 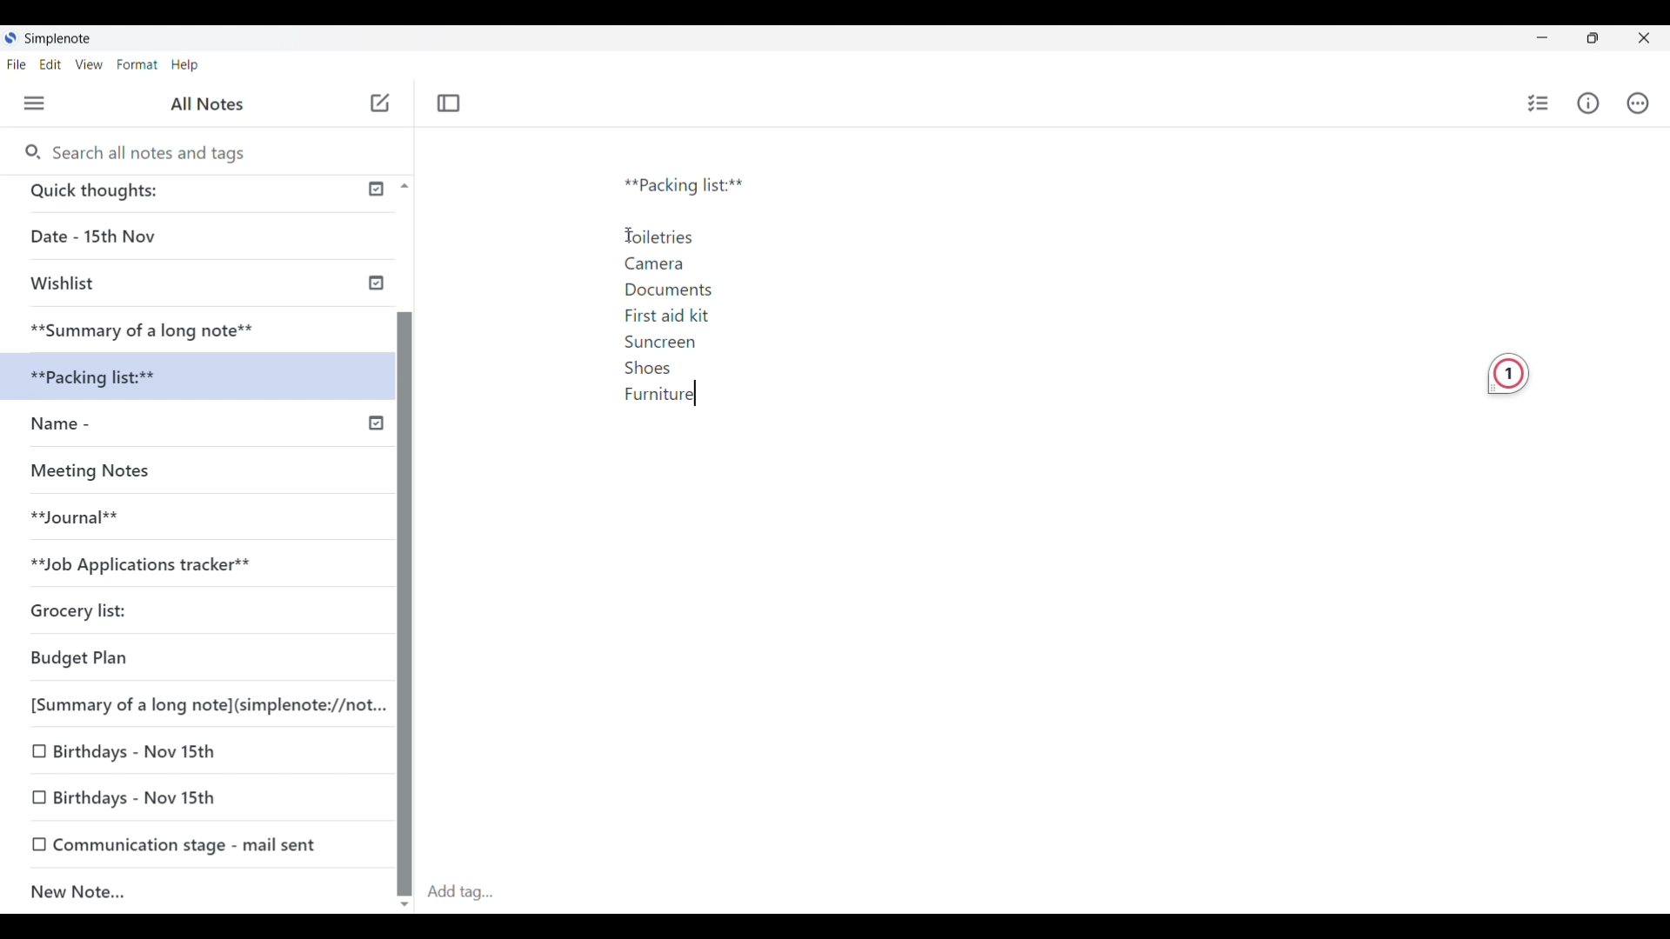 What do you see at coordinates (90, 64) in the screenshot?
I see `View menu` at bounding box center [90, 64].